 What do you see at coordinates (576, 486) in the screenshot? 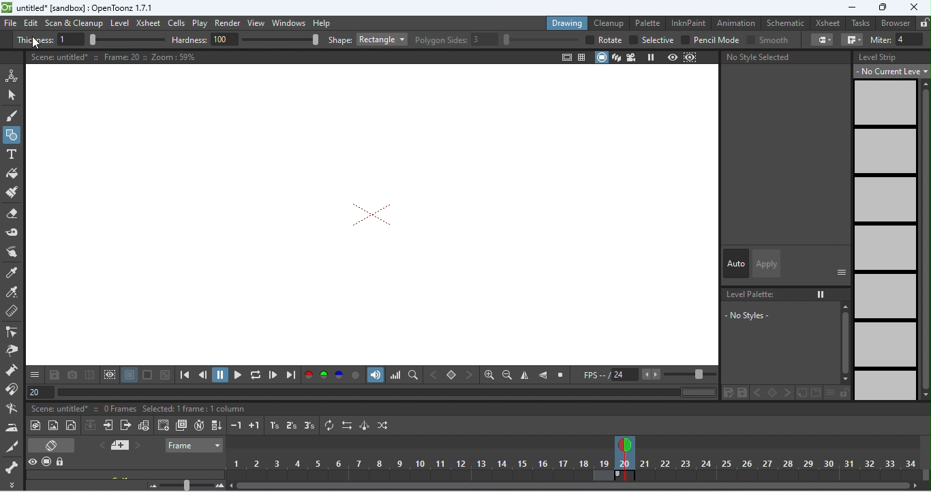
I see `horizontal scroll bar` at bounding box center [576, 486].